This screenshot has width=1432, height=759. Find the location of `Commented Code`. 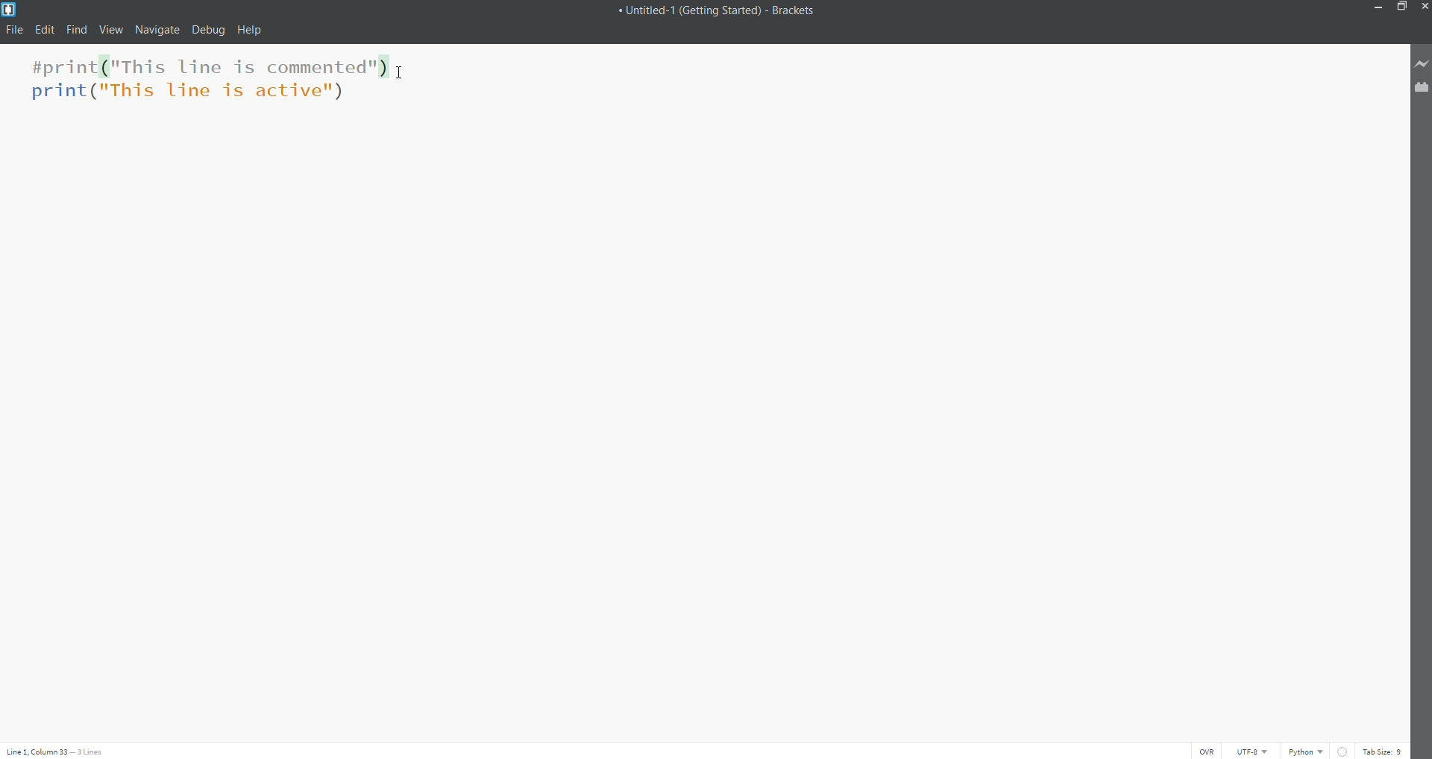

Commented Code is located at coordinates (206, 66).